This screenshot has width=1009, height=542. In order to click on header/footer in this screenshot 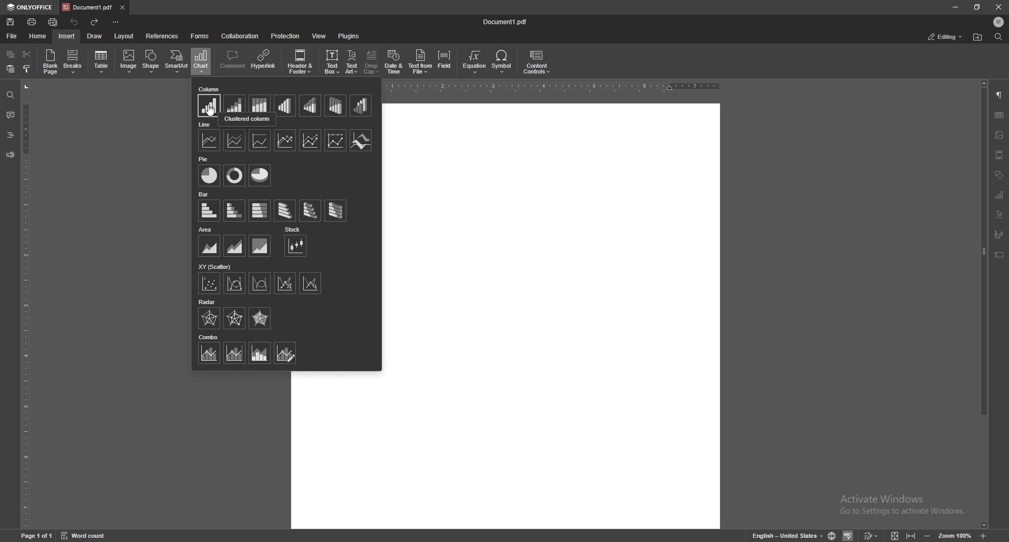, I will do `click(1000, 155)`.